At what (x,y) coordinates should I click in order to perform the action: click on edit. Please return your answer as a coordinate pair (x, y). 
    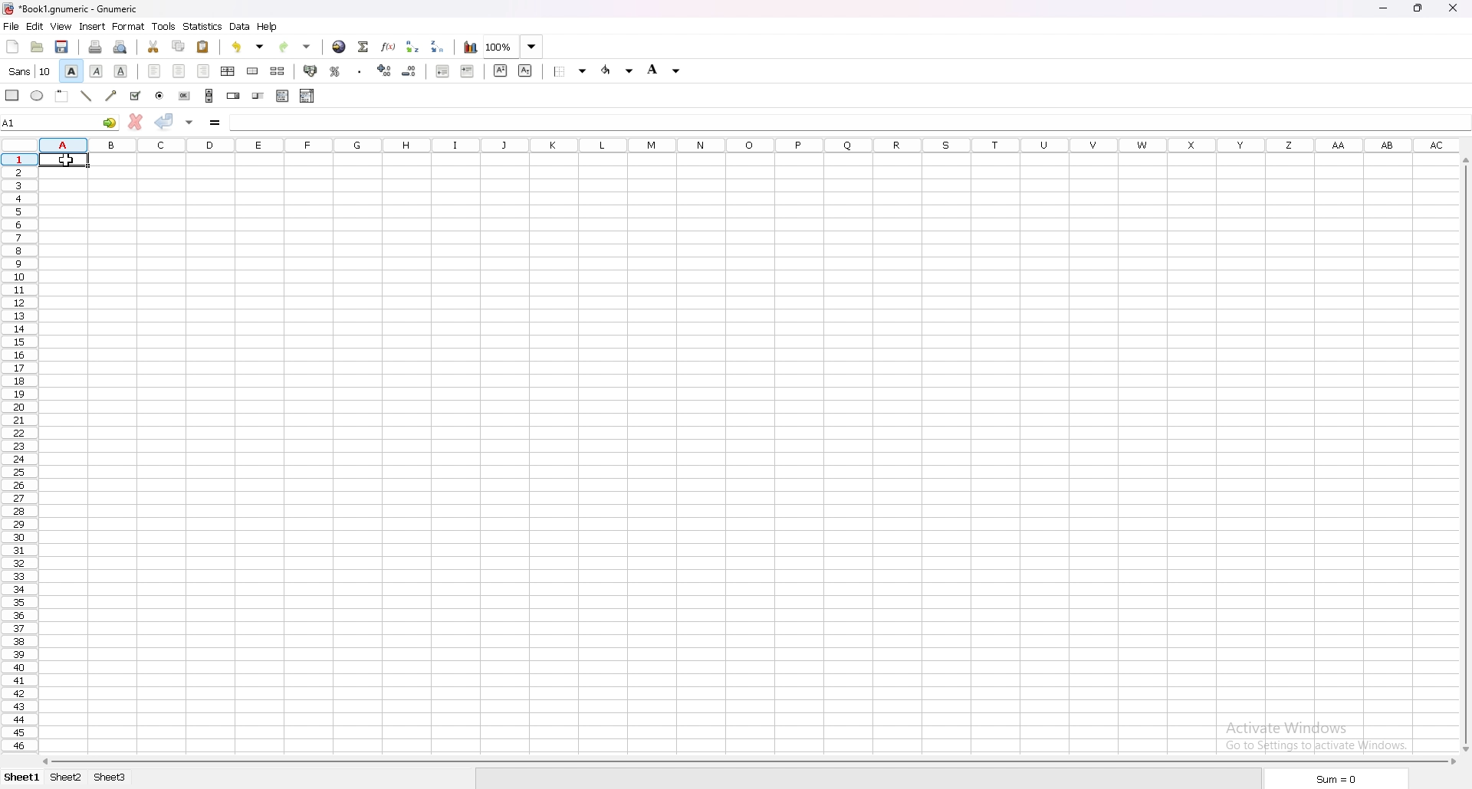
    Looking at the image, I should click on (36, 25).